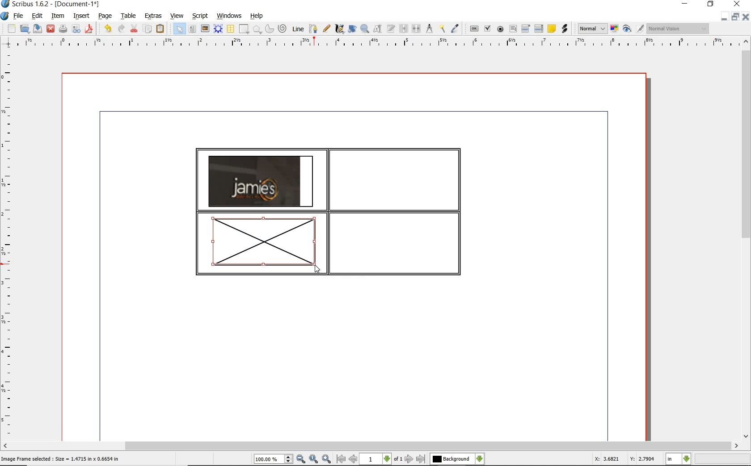 Image resolution: width=751 pixels, height=466 pixels. Describe the element at coordinates (89, 29) in the screenshot. I see `save as pdf` at that location.